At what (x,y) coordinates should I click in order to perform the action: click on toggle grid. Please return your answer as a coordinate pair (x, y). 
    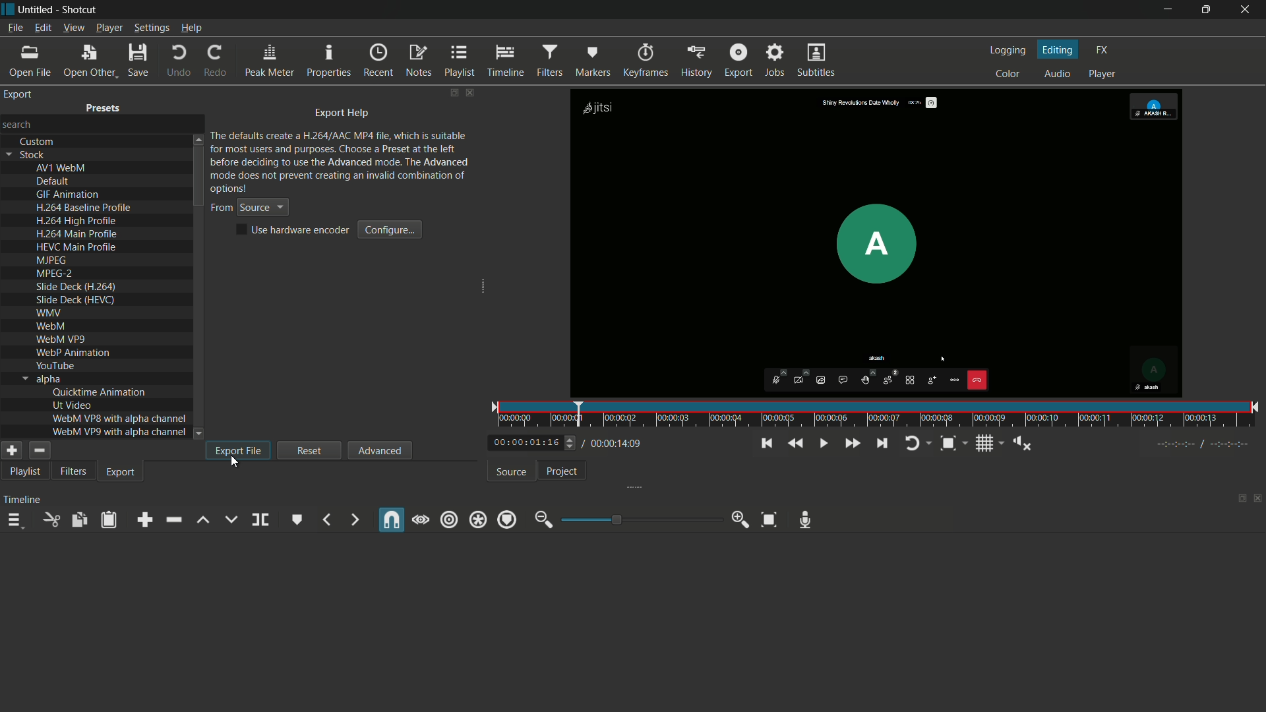
    Looking at the image, I should click on (984, 444).